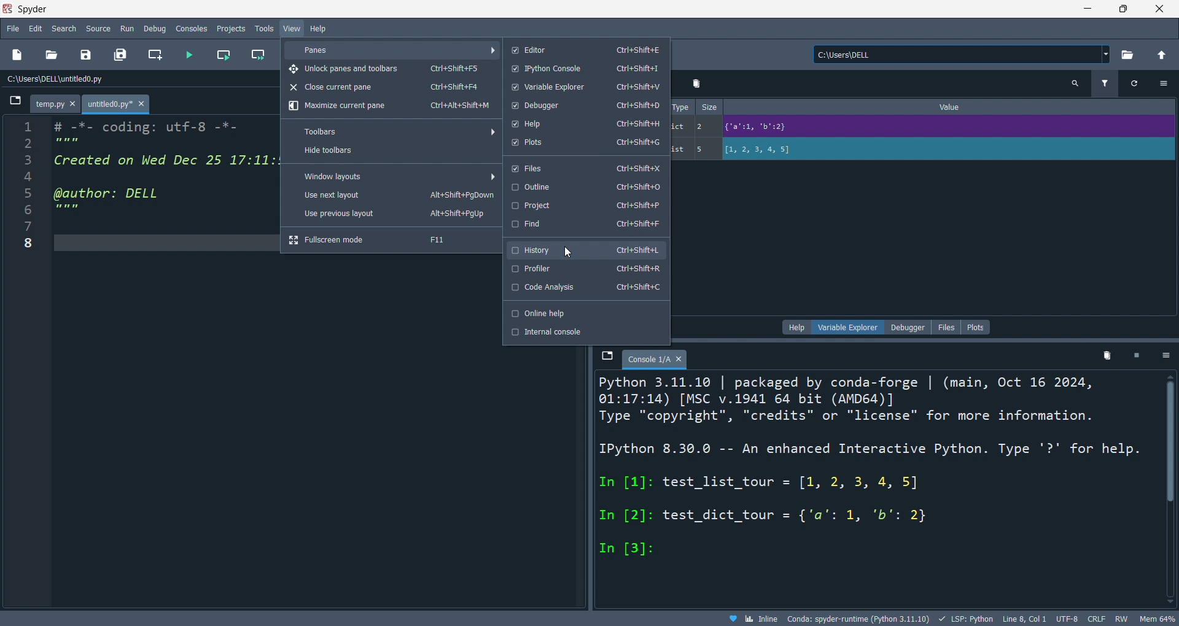 Image resolution: width=1179 pixels, height=626 pixels. I want to click on online help, so click(585, 312).